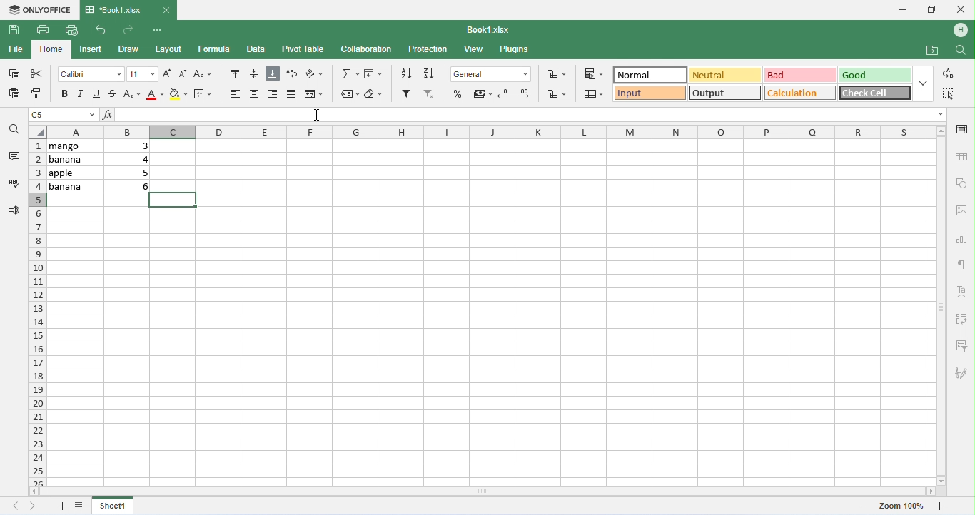 Image resolution: width=975 pixels, height=515 pixels. I want to click on image settings, so click(964, 212).